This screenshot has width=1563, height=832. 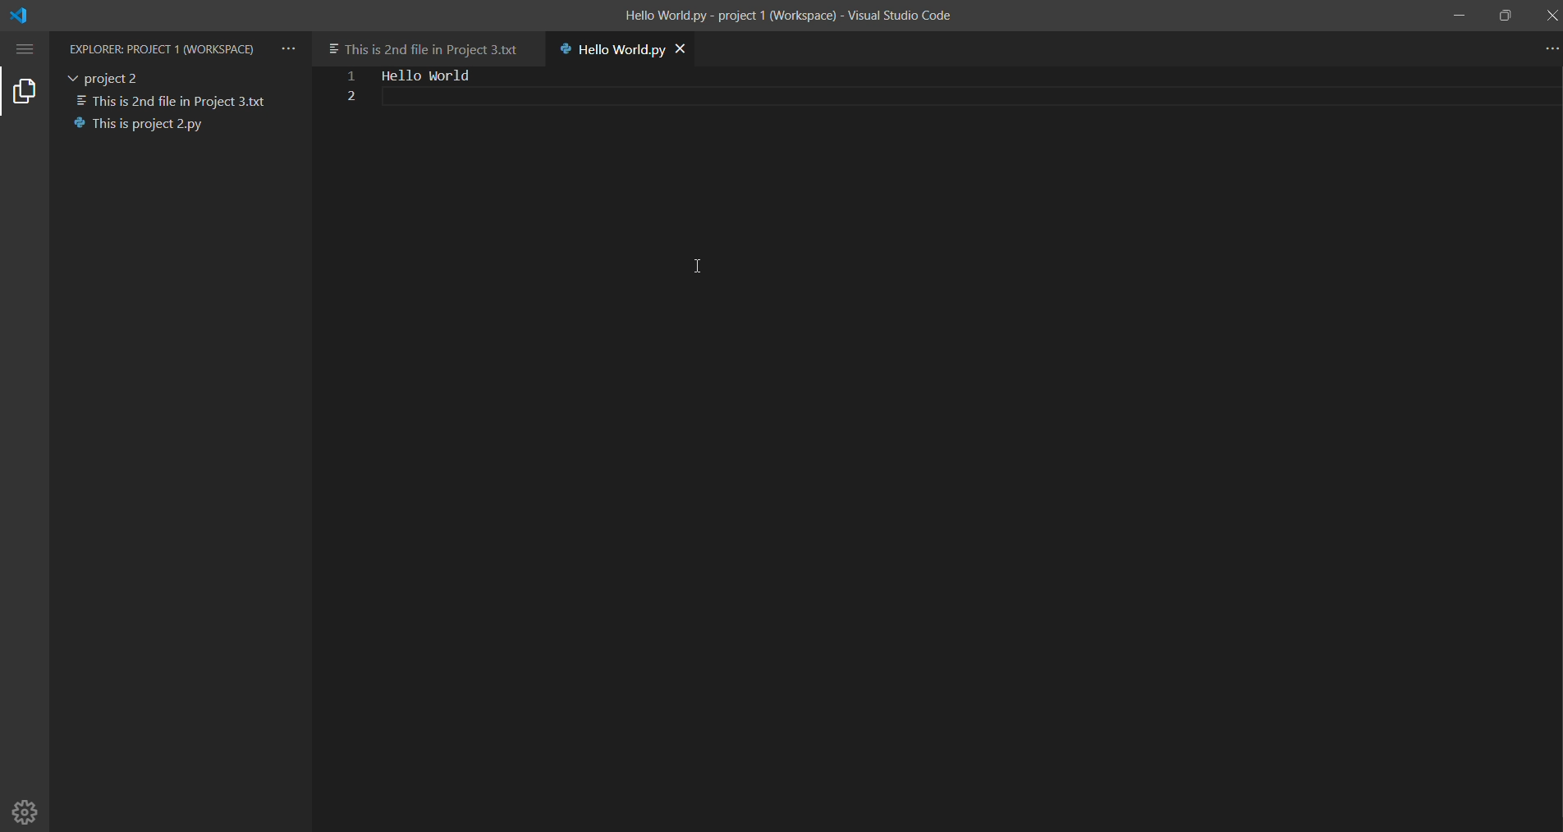 What do you see at coordinates (175, 98) in the screenshot?
I see `This is 2nd file in Proiect 3.txt` at bounding box center [175, 98].